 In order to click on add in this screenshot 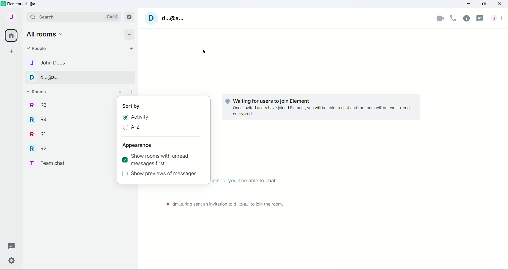, I will do `click(131, 92)`.